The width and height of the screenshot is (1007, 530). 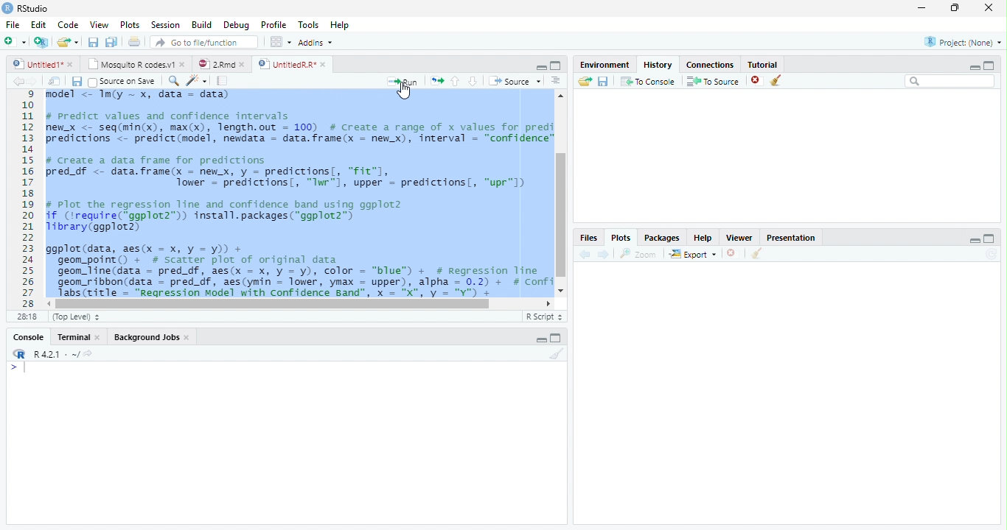 I want to click on #predict values and confidence intervalsew_x <- seq(min(x), max(x), length.out = 100) # Create a range of x values for prediredictions <- predict(model, newdata = data.frame(x = new_x), interval = “confidence”/ Create a data frame for predictionsred_df <- data.frame(x - newx, y = predictions[, "fit"],Tower = predictions, “Iwr"1, upper = predictions, “upr"l)Plot the regression line and confidence band using ggplot2f (irequire(*ggplot2”)) install.packages(“ggplot2”)ibrary(ggplot2)gplot (data, aes(x = x, y = y)) +geom_point() + # scatter plot of original datageon_line(data = pred_df, aes(x = x, y = y), color = “blue”) + # Regression Tinegeom_ribbon(data = pred_df, aes(ymin = lower, ymax = upper), alpha = 0.2) + # ConfiTabs(title = “Regression Model with Confidence Band", x = "X", y = "Y") +SESS(LITIE = WN -, so click(x=298, y=197).